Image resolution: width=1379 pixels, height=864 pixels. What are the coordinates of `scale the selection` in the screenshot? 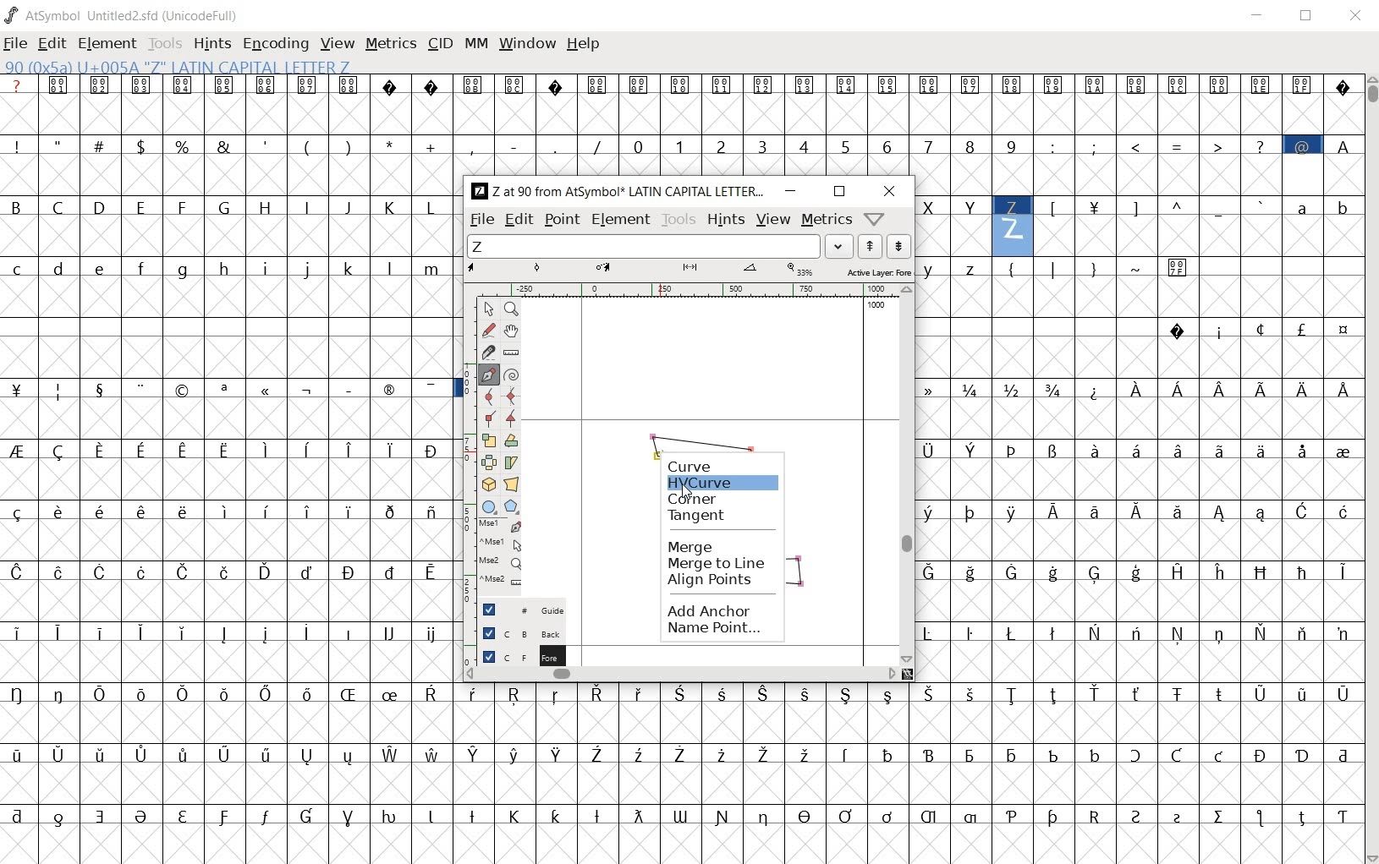 It's located at (487, 441).